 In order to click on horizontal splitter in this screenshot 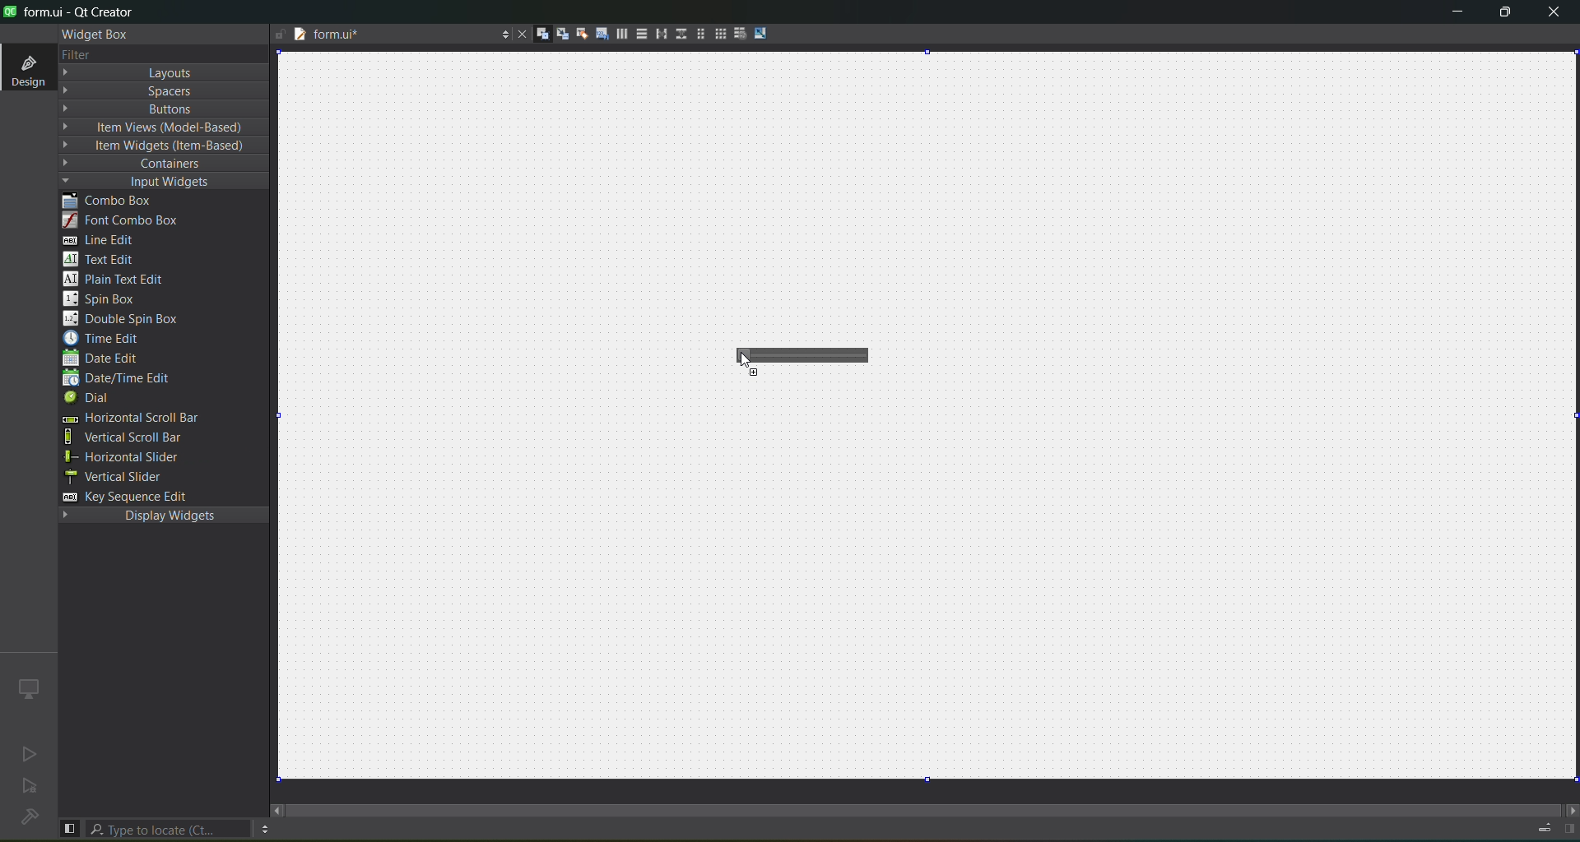, I will do `click(660, 35)`.